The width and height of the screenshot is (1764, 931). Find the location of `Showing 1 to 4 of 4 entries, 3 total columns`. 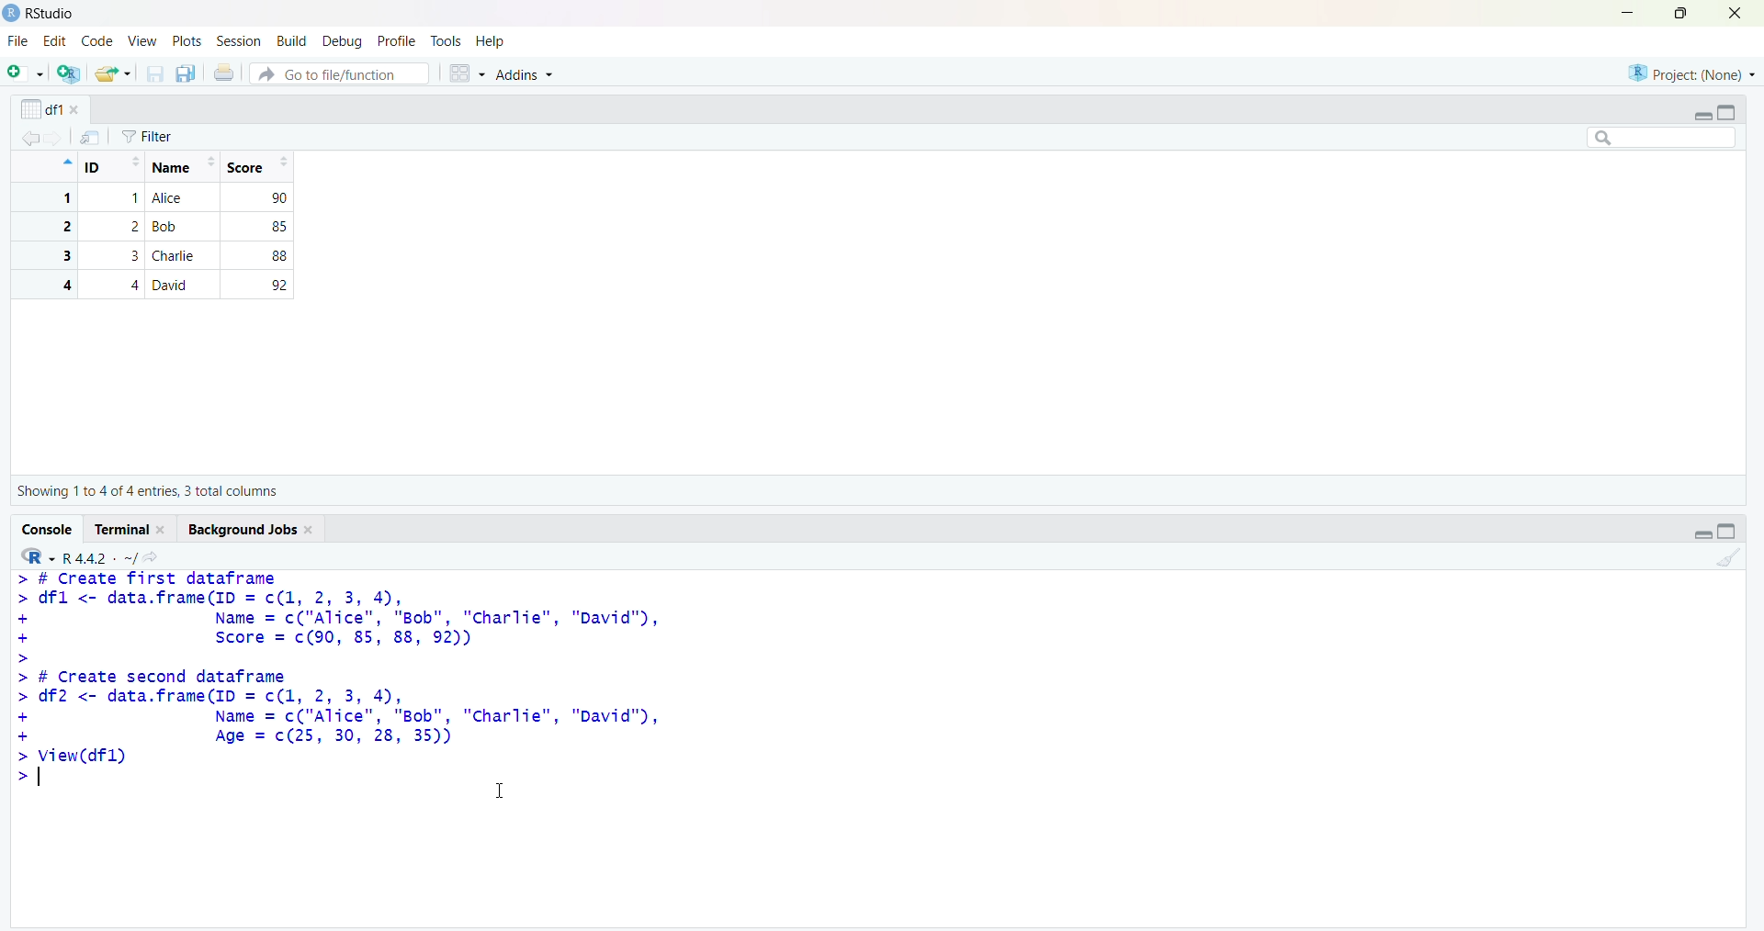

Showing 1 to 4 of 4 entries, 3 total columns is located at coordinates (147, 491).